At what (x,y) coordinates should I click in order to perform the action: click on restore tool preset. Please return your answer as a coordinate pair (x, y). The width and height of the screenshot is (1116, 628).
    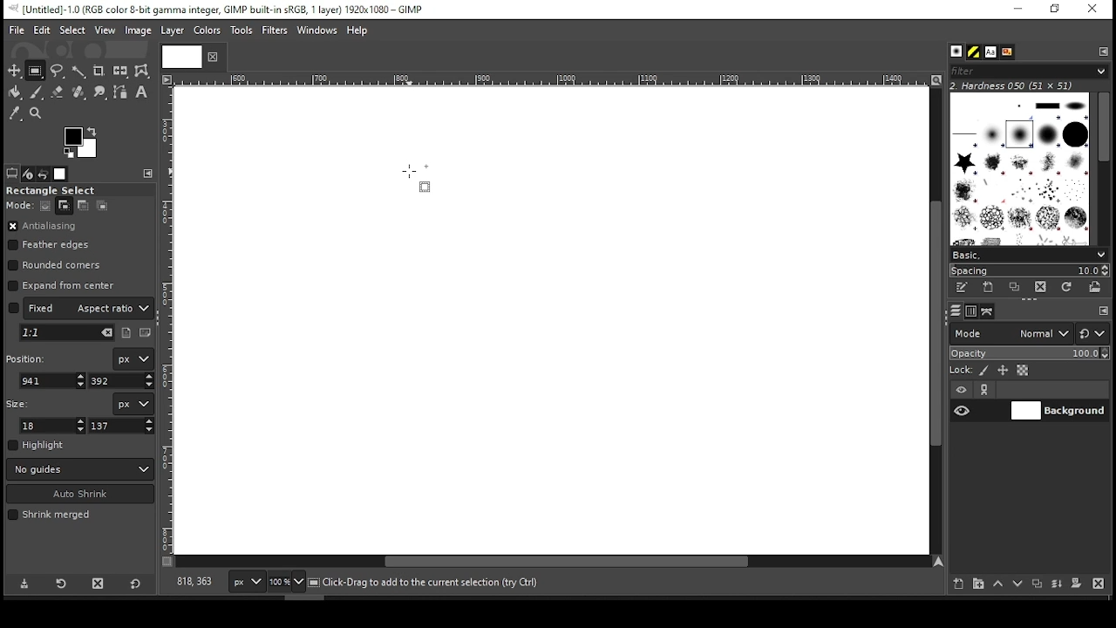
    Looking at the image, I should click on (63, 582).